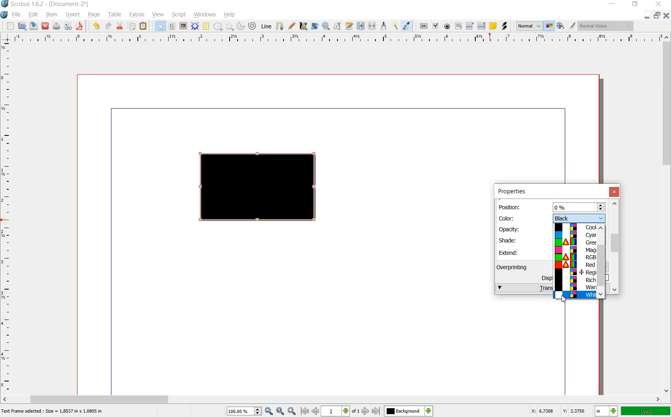  I want to click on gradient added to shape, so click(259, 188).